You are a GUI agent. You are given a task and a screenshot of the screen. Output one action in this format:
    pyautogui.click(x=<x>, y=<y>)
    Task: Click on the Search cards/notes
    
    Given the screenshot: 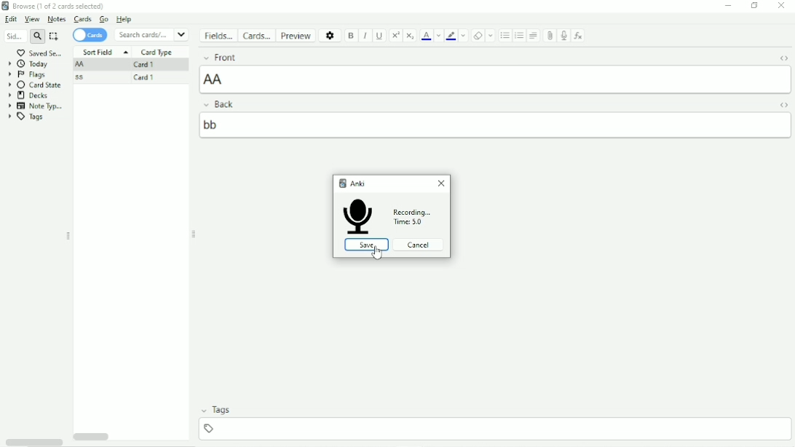 What is the action you would take?
    pyautogui.click(x=151, y=34)
    